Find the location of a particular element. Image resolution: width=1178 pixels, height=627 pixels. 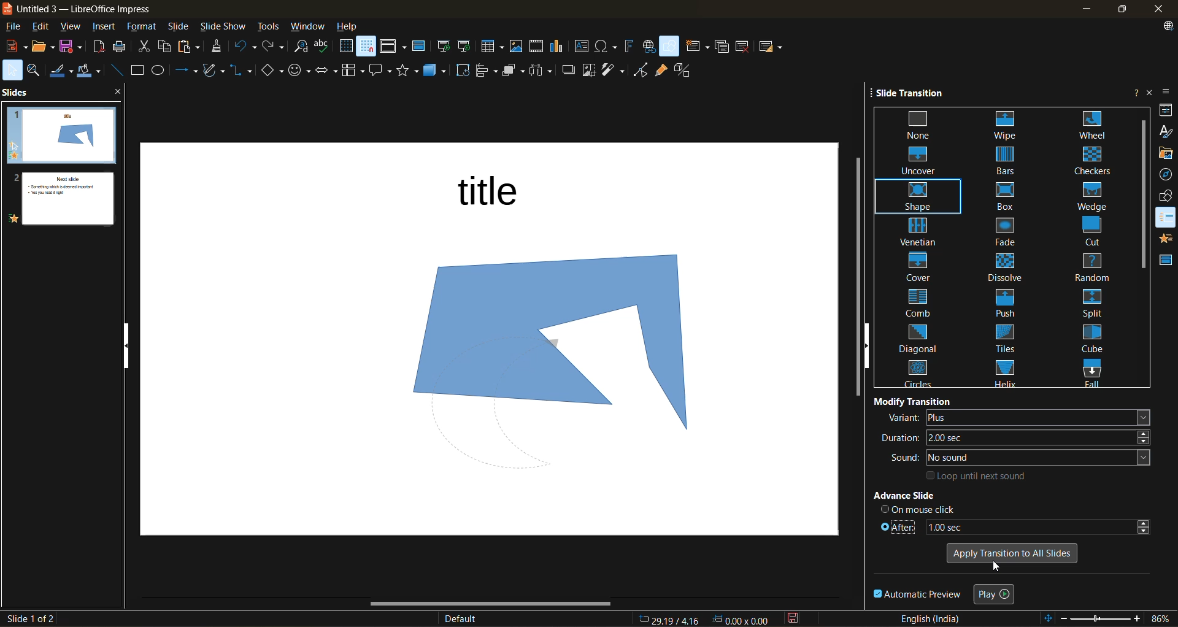

click to save is located at coordinates (791, 620).